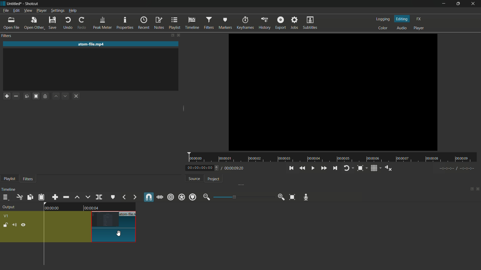 This screenshot has width=481, height=270. Describe the element at coordinates (459, 4) in the screenshot. I see `maximize` at that location.